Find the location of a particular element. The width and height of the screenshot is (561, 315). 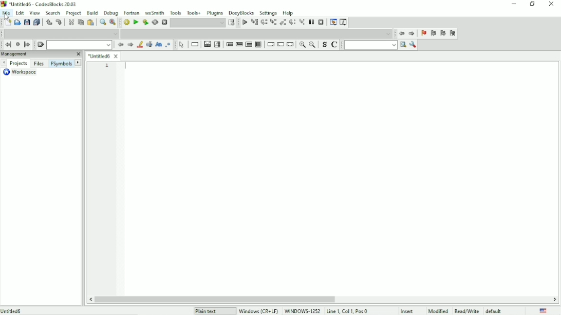

Next is located at coordinates (130, 45).